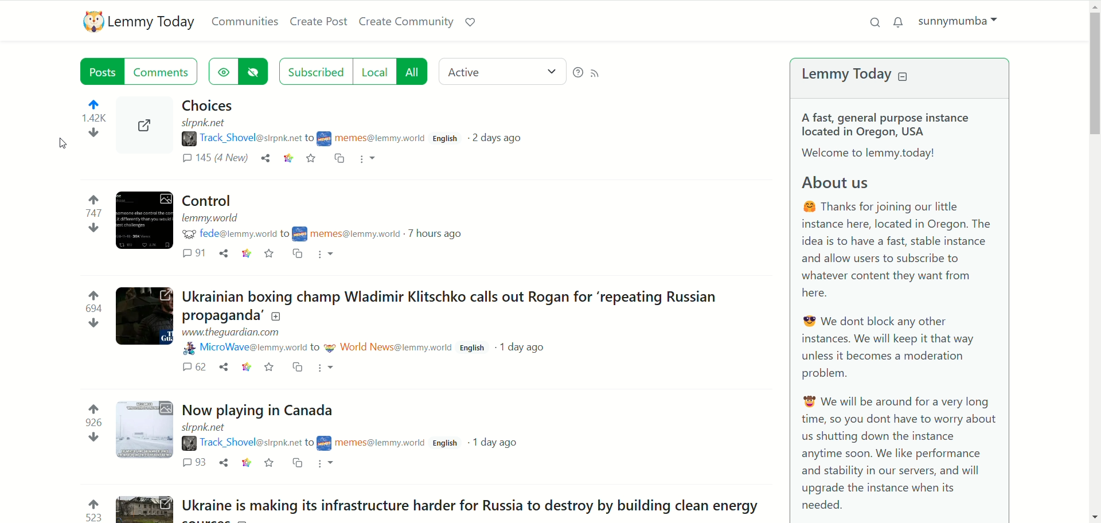 The image size is (1101, 523). What do you see at coordinates (295, 253) in the screenshot?
I see `copy` at bounding box center [295, 253].